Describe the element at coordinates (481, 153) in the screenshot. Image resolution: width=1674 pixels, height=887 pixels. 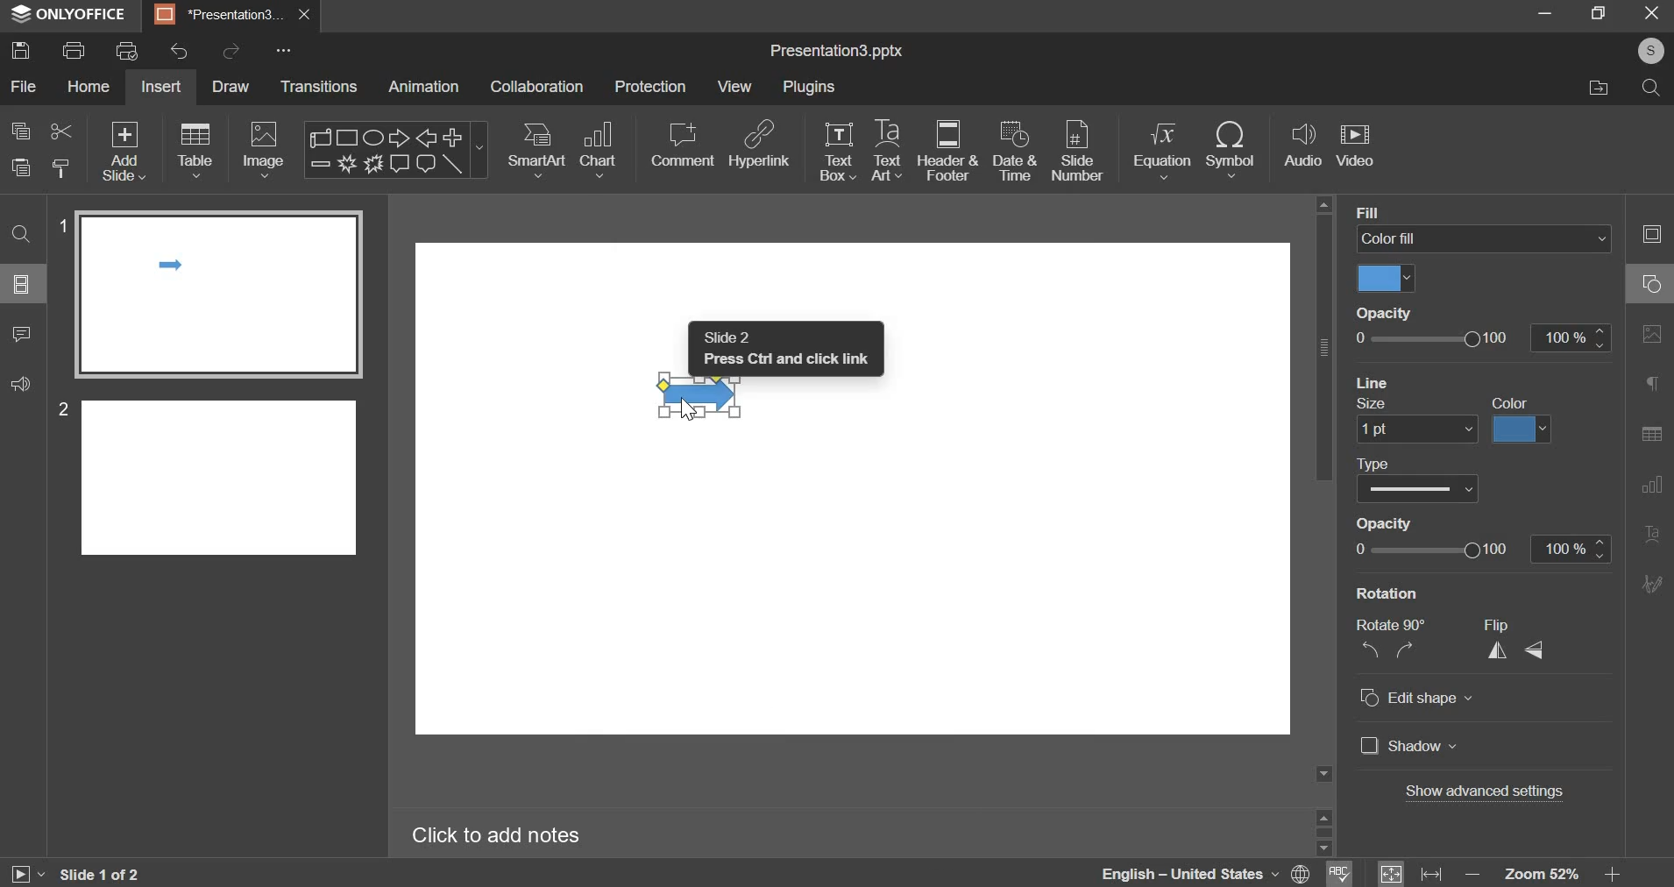
I see `more shapes` at that location.